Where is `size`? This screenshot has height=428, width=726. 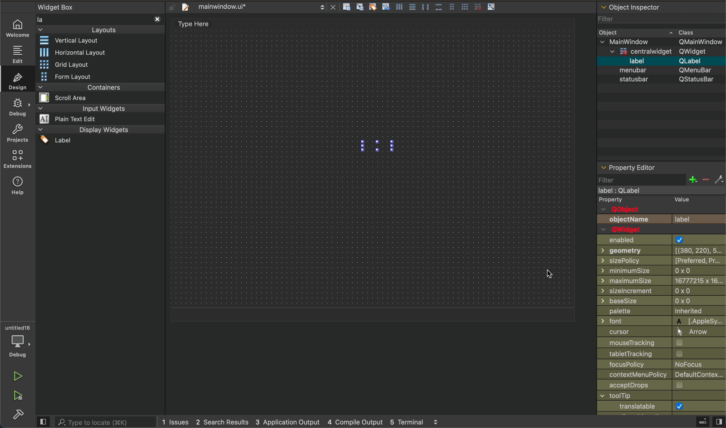 size is located at coordinates (656, 272).